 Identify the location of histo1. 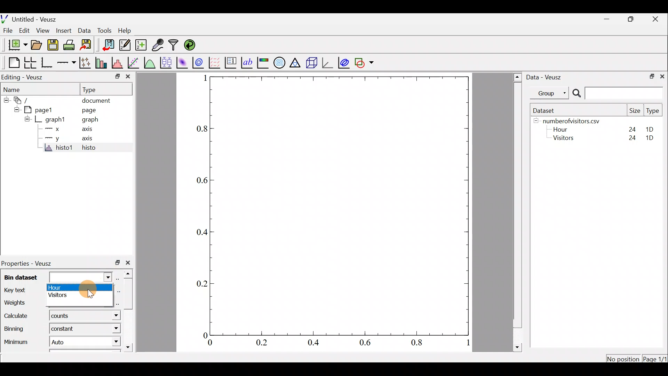
(56, 149).